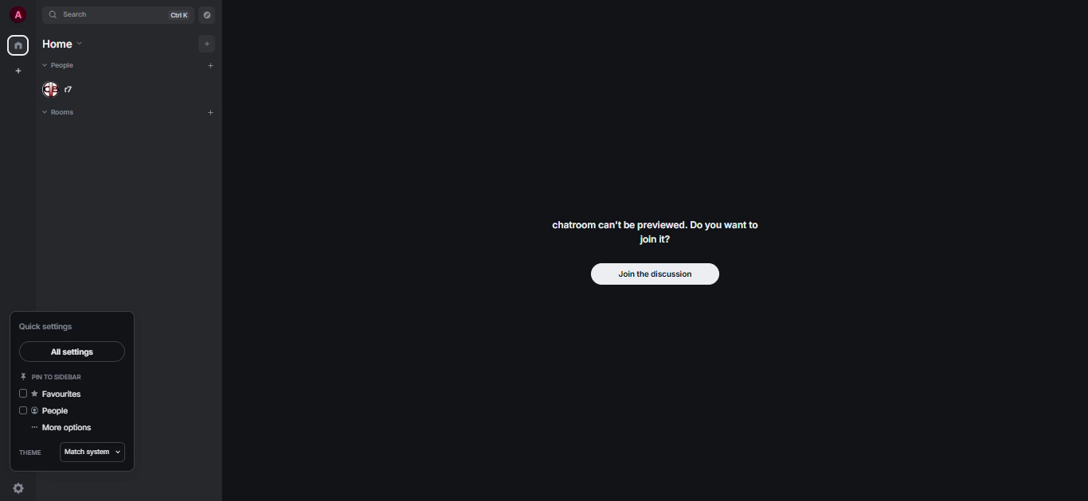  Describe the element at coordinates (655, 274) in the screenshot. I see `join the discussion` at that location.